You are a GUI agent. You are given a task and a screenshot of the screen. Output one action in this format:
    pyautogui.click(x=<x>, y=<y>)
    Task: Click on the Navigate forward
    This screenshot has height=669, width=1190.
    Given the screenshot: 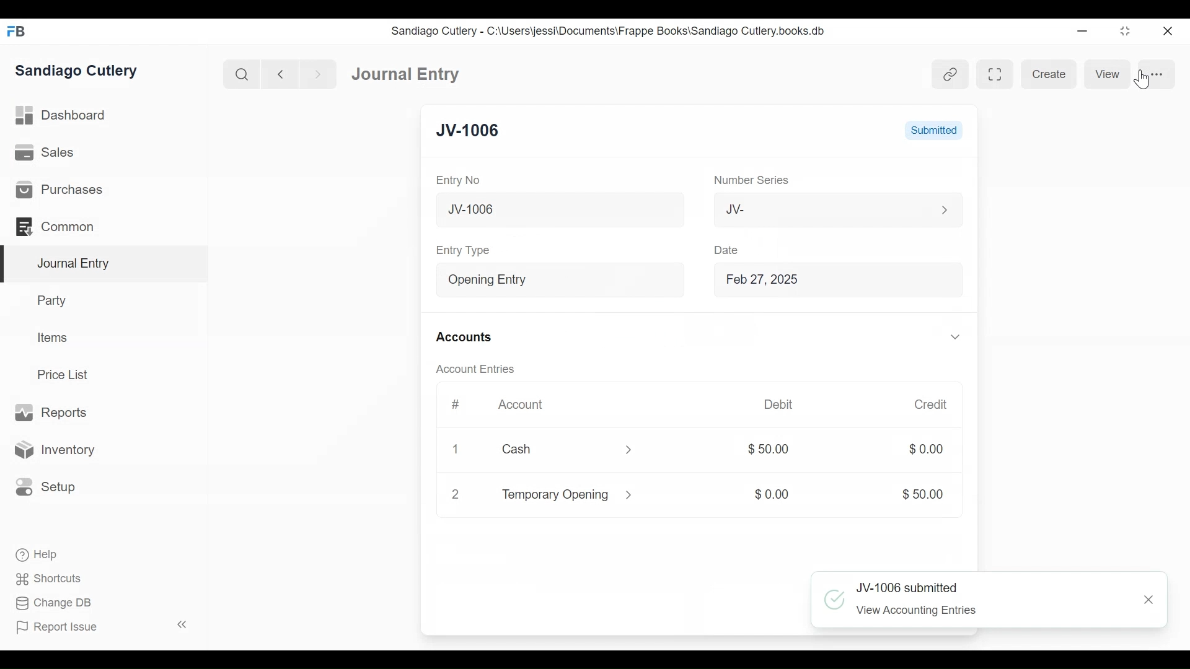 What is the action you would take?
    pyautogui.click(x=317, y=74)
    